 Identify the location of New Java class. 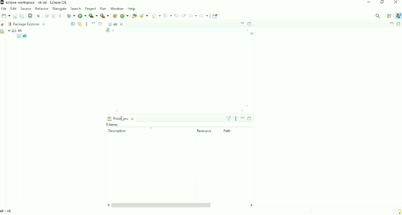
(124, 16).